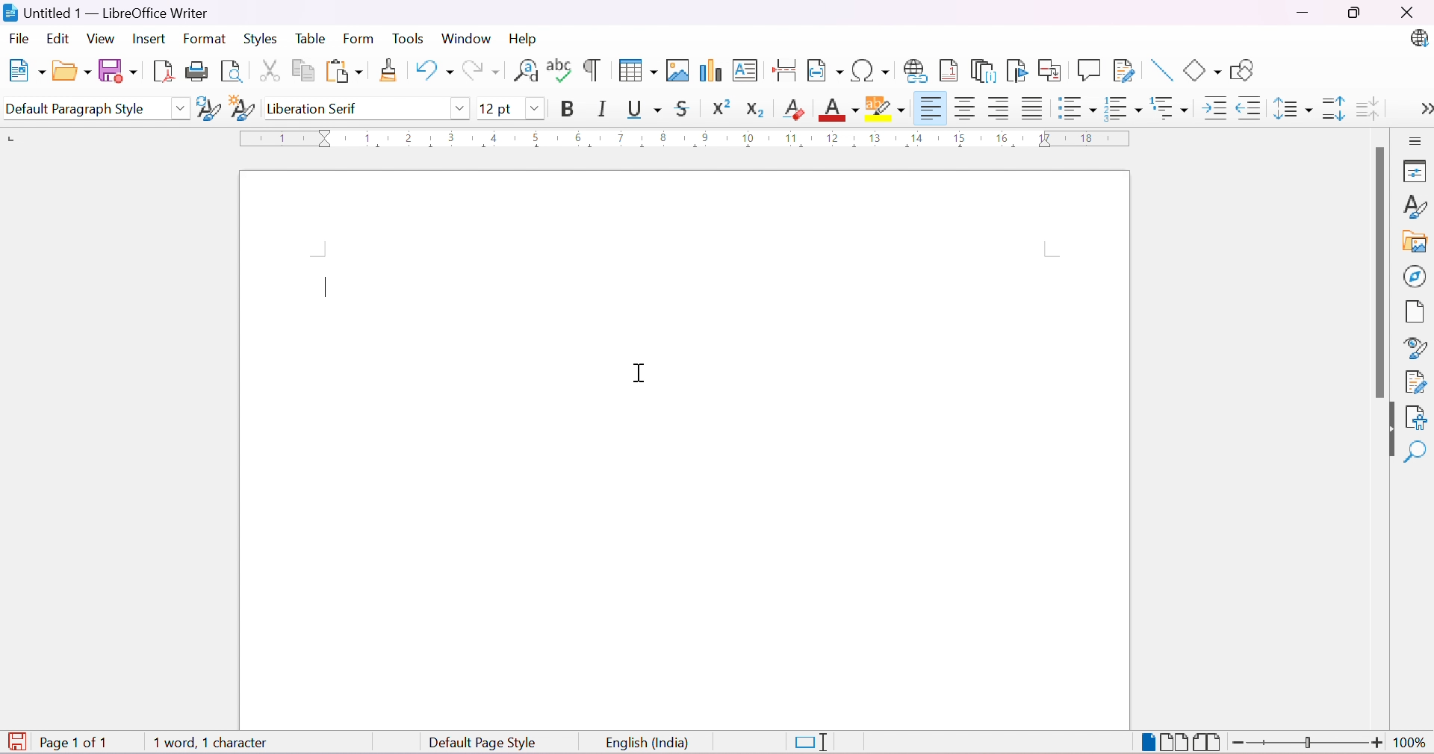 The width and height of the screenshot is (1434, 754). Describe the element at coordinates (572, 108) in the screenshot. I see `Bold` at that location.